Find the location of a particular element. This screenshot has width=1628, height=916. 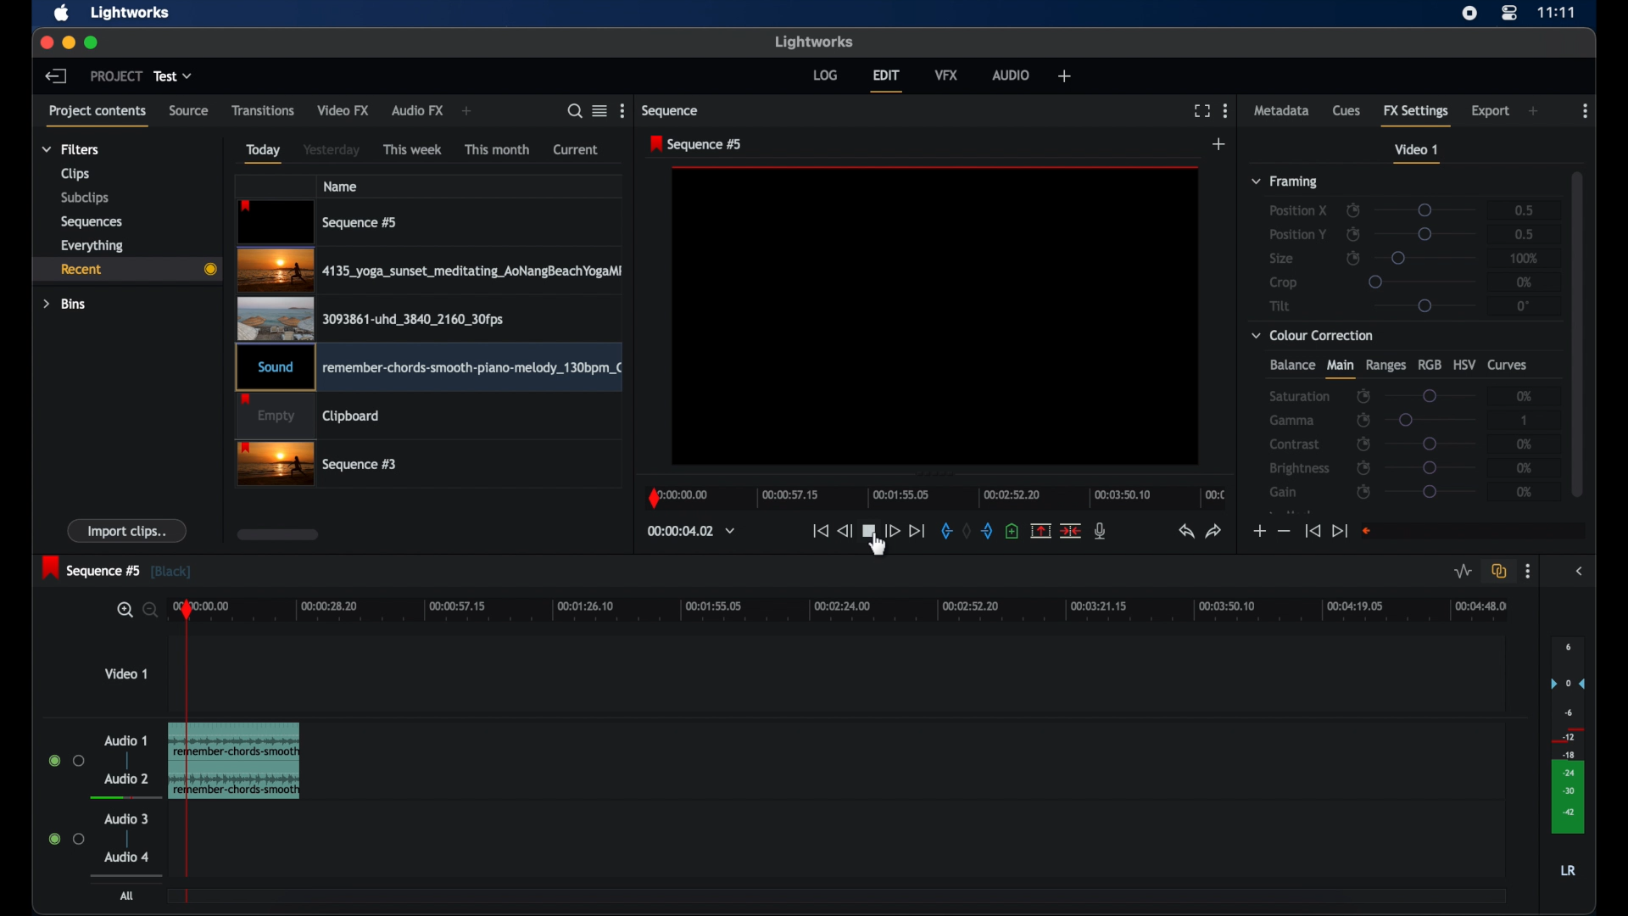

0 is located at coordinates (1523, 305).